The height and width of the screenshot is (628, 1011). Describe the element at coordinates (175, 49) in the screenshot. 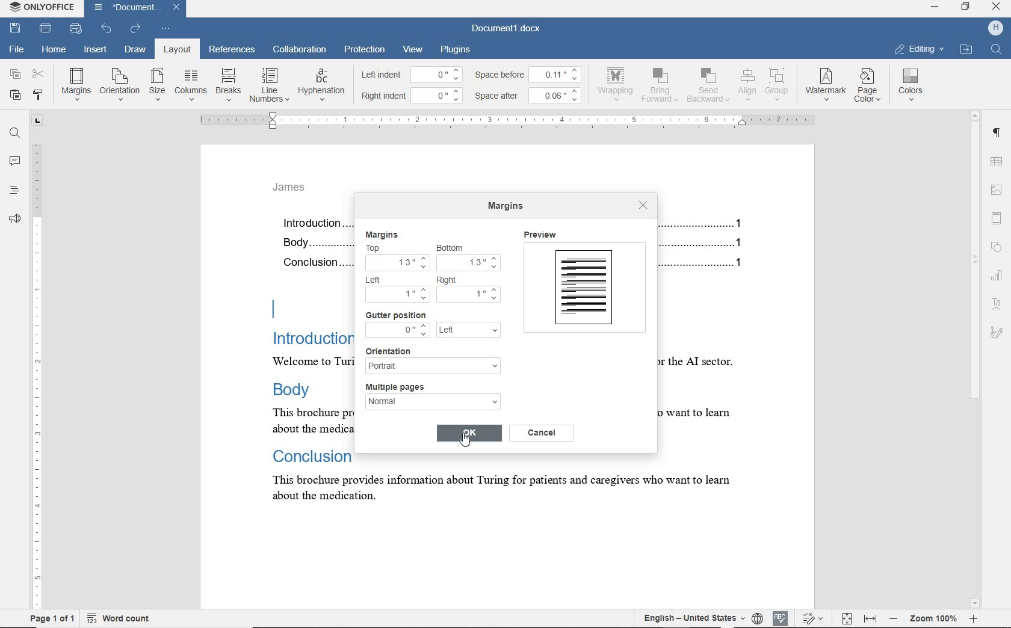

I see `layout` at that location.